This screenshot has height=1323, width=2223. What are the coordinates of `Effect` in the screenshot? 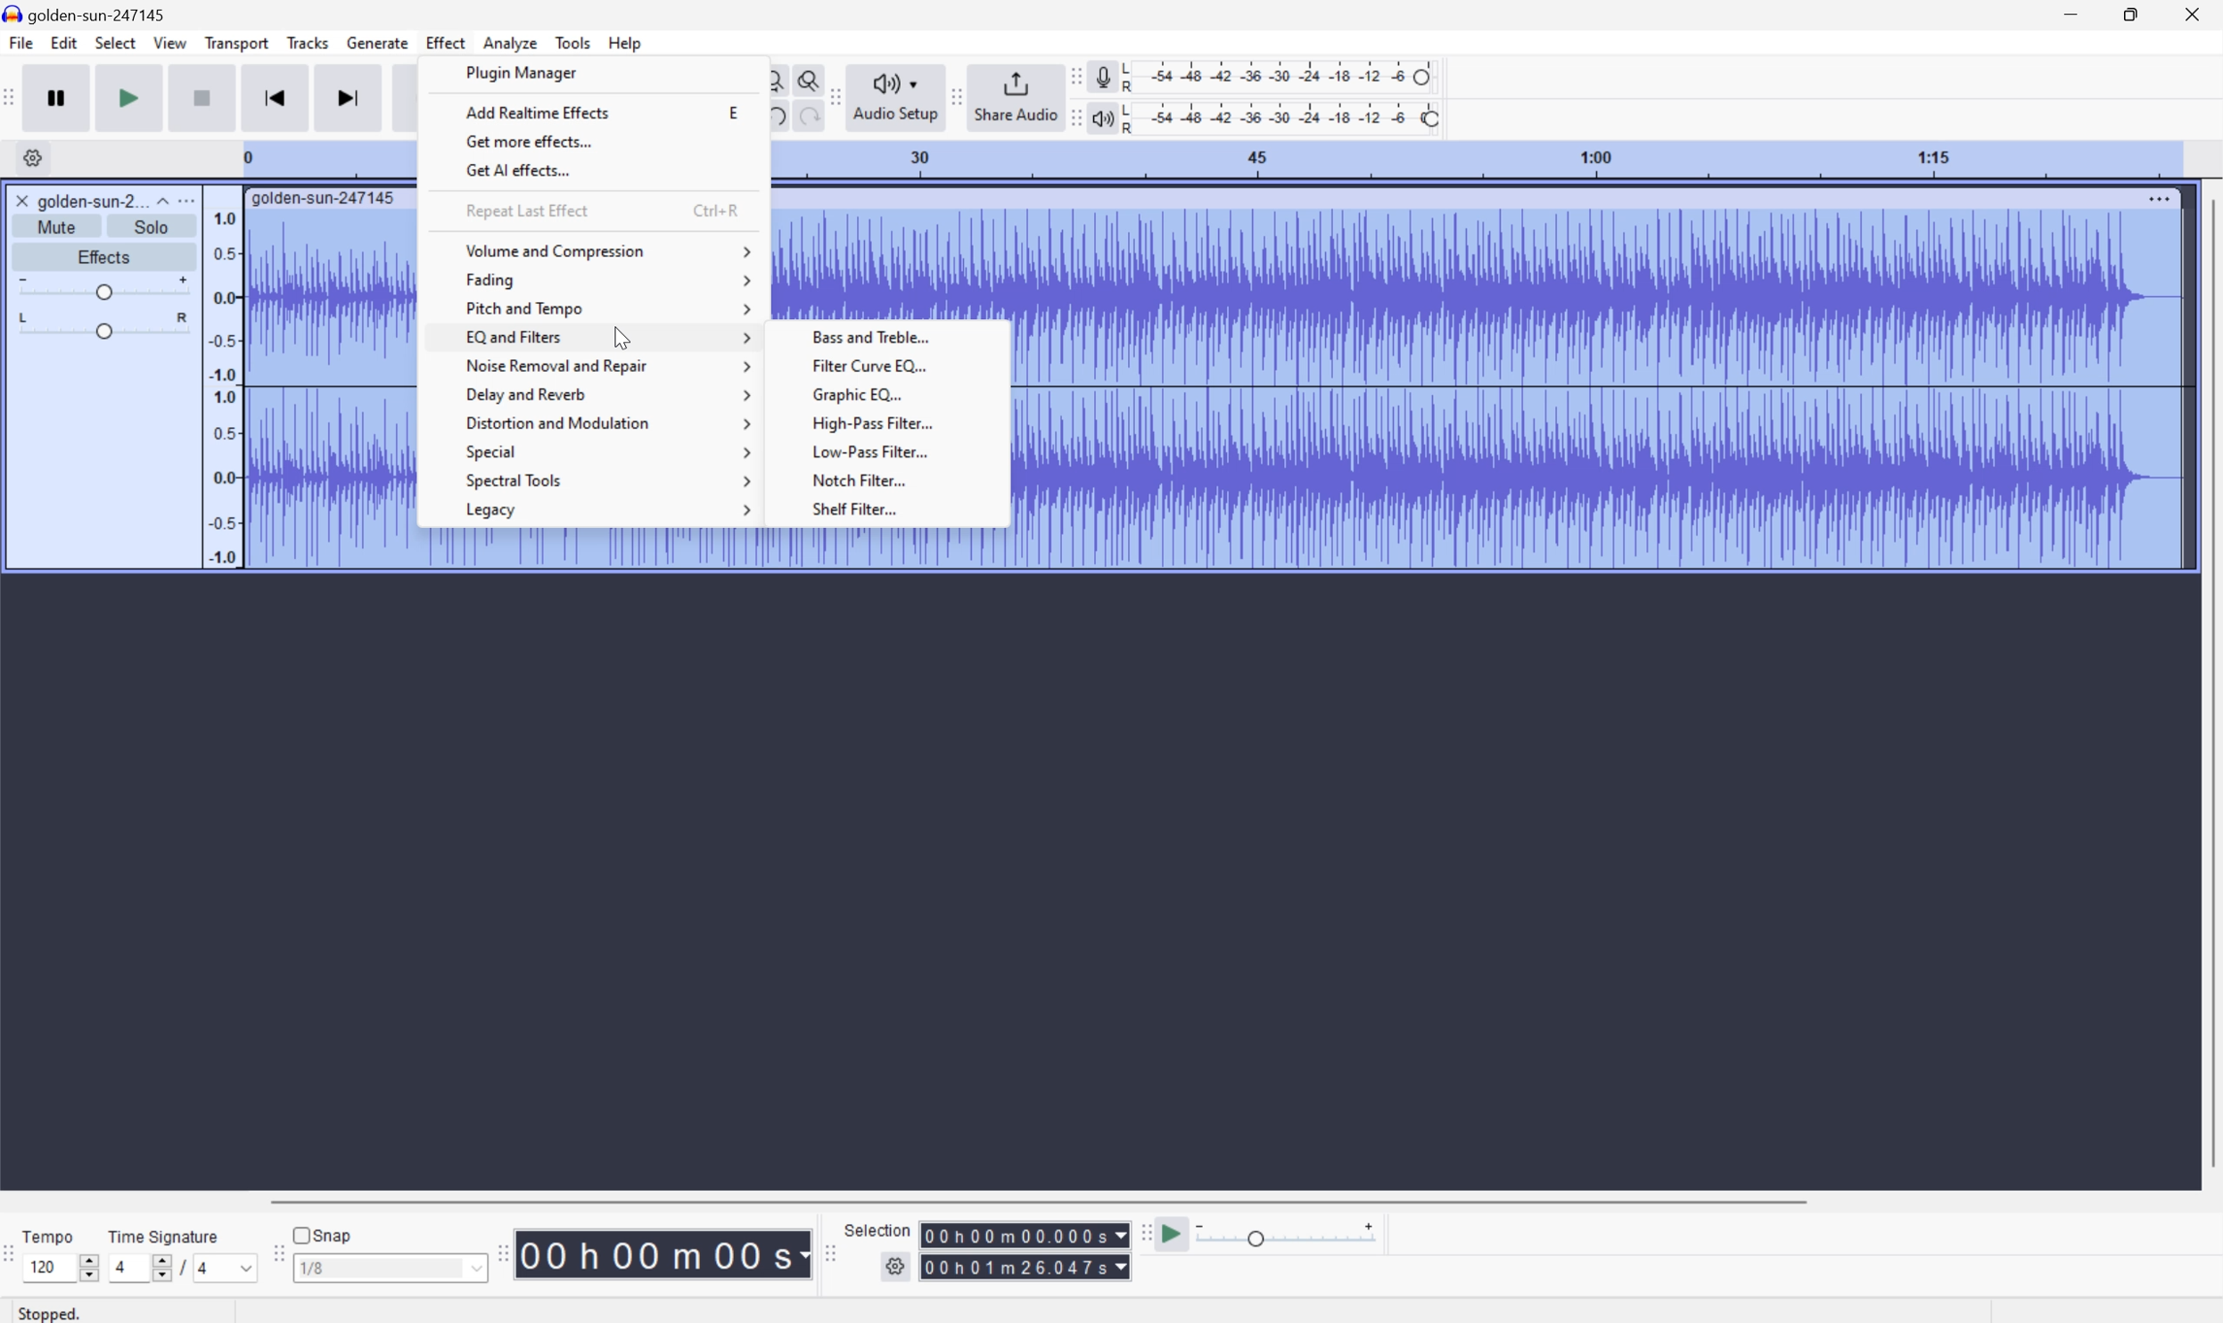 It's located at (446, 41).